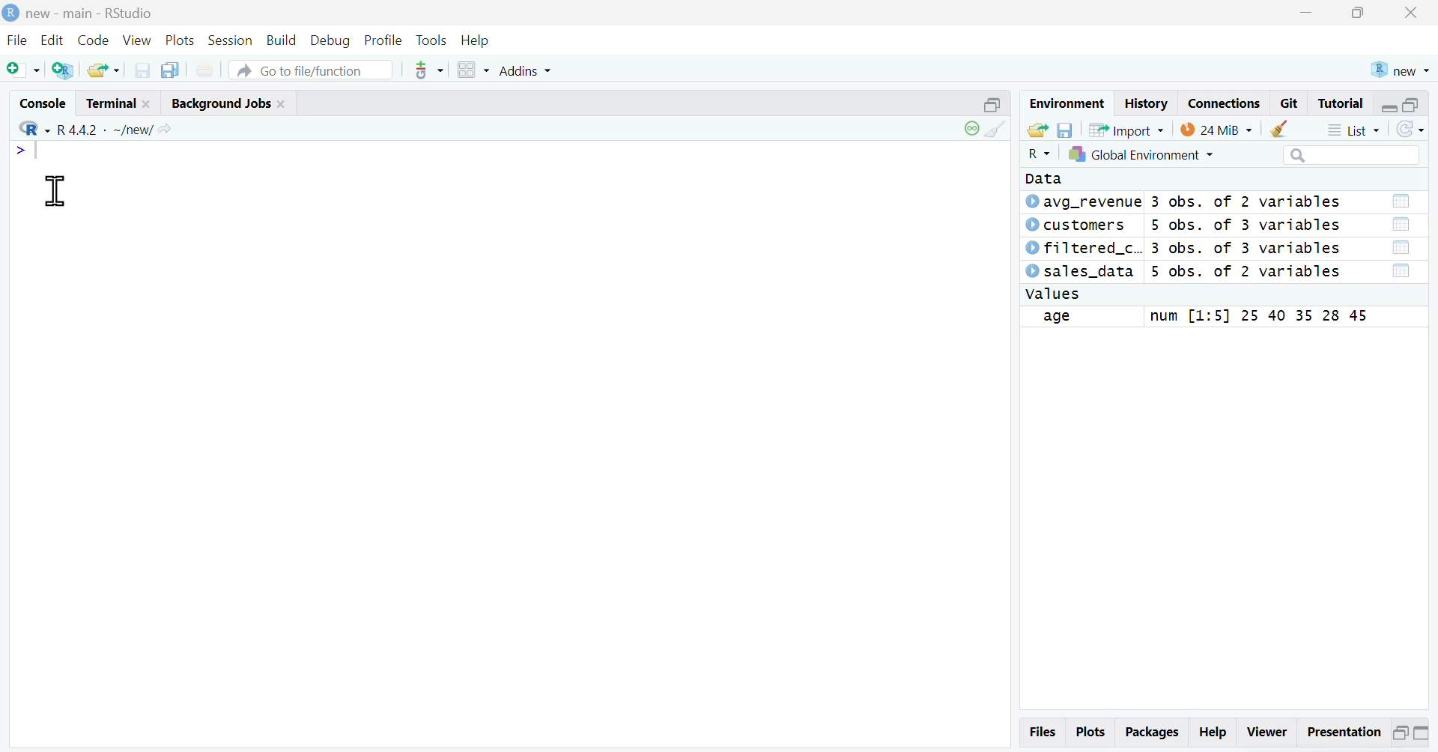 This screenshot has height=752, width=1438. I want to click on minimize, so click(1306, 13).